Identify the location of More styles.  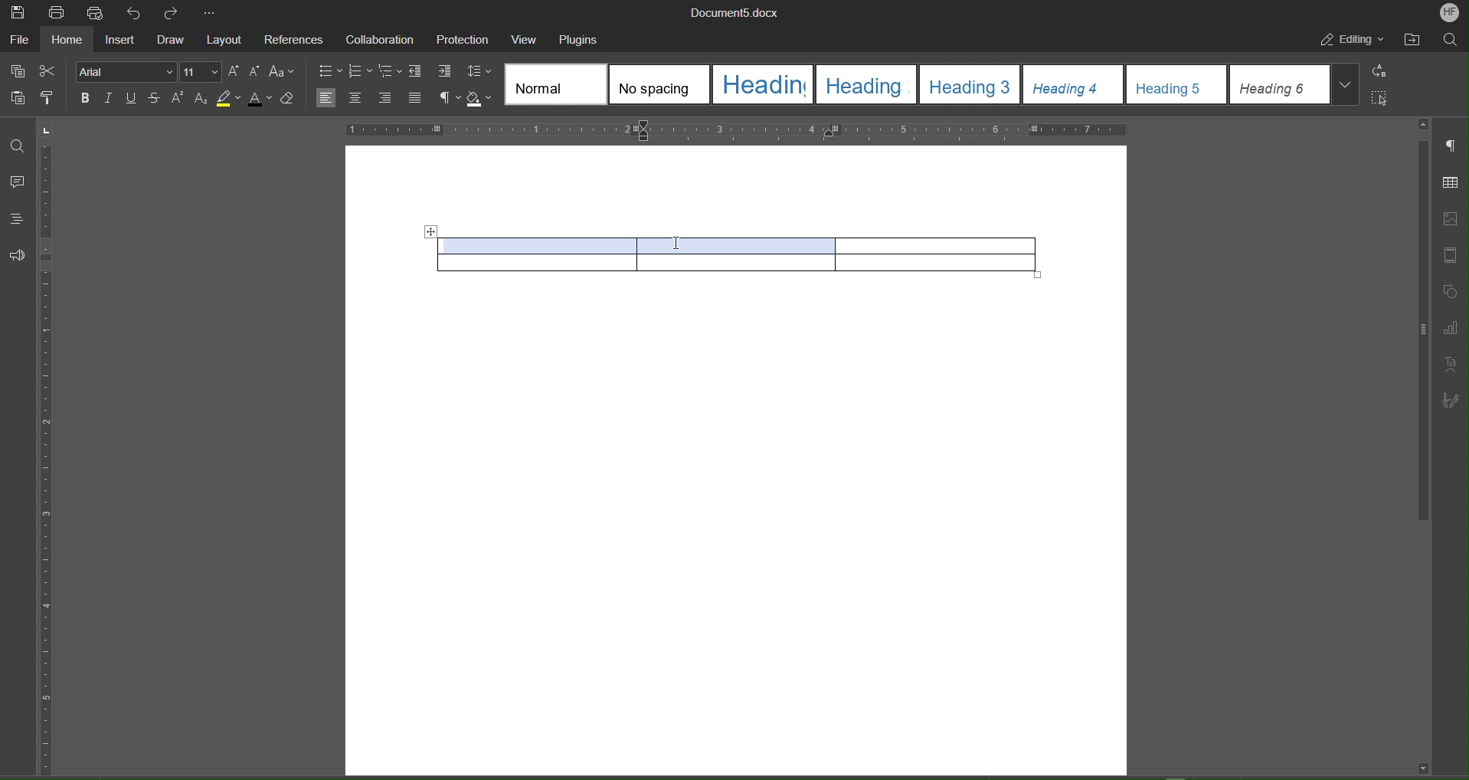
(1346, 83).